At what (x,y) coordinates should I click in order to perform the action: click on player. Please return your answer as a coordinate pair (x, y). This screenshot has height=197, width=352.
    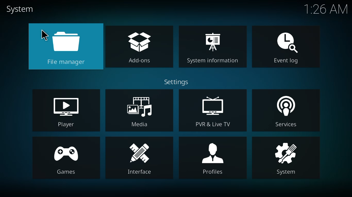
    Looking at the image, I should click on (64, 111).